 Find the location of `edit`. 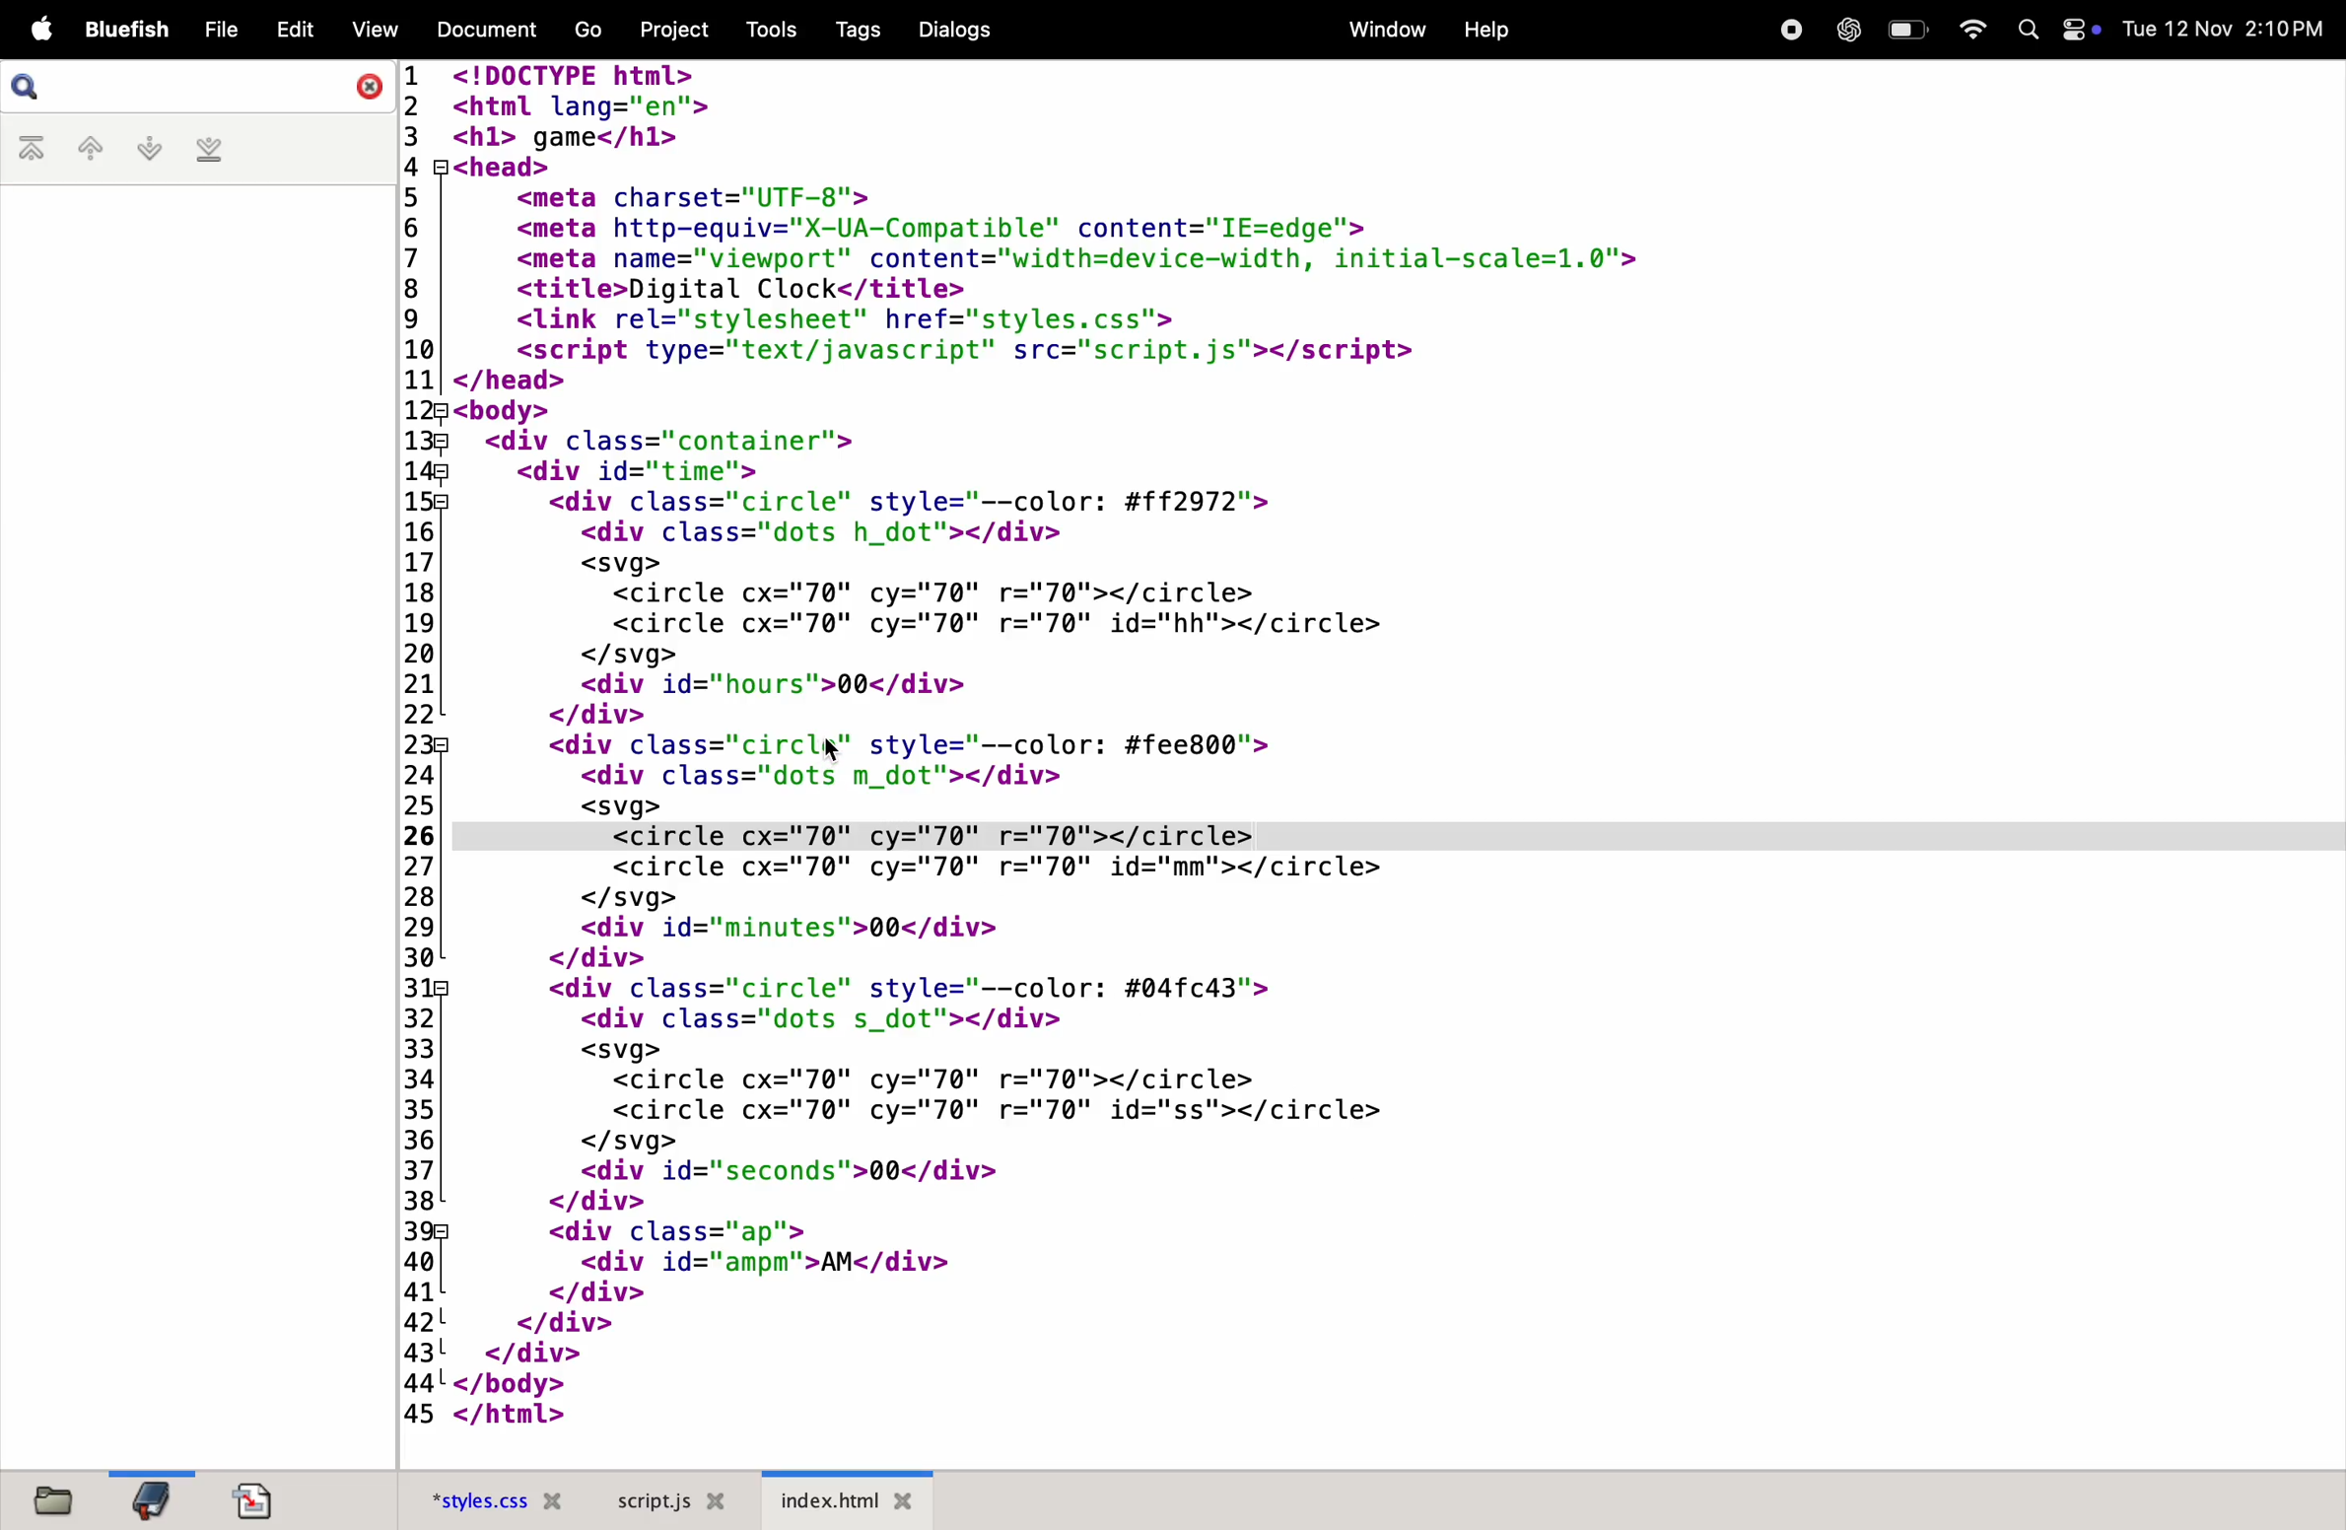

edit is located at coordinates (295, 28).